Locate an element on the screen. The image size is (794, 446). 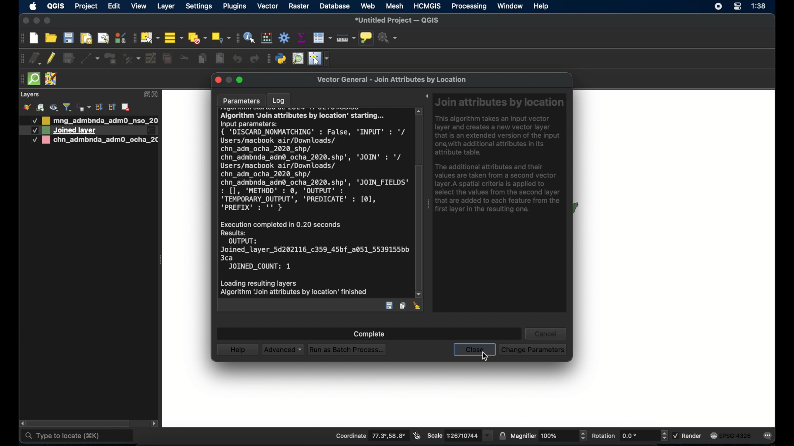
add group is located at coordinates (41, 108).